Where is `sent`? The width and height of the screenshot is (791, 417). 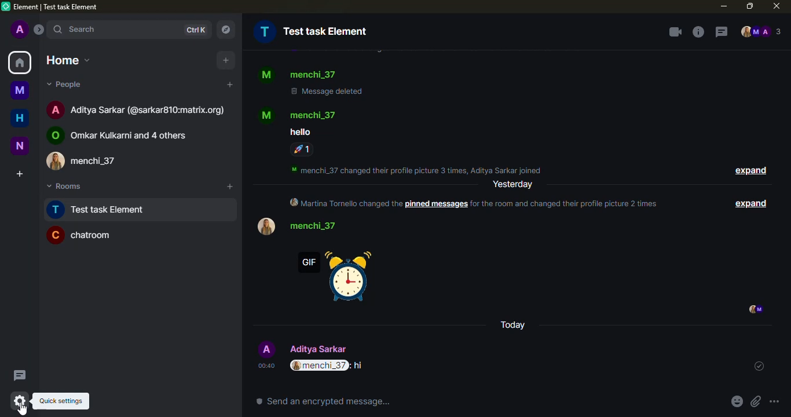 sent is located at coordinates (756, 366).